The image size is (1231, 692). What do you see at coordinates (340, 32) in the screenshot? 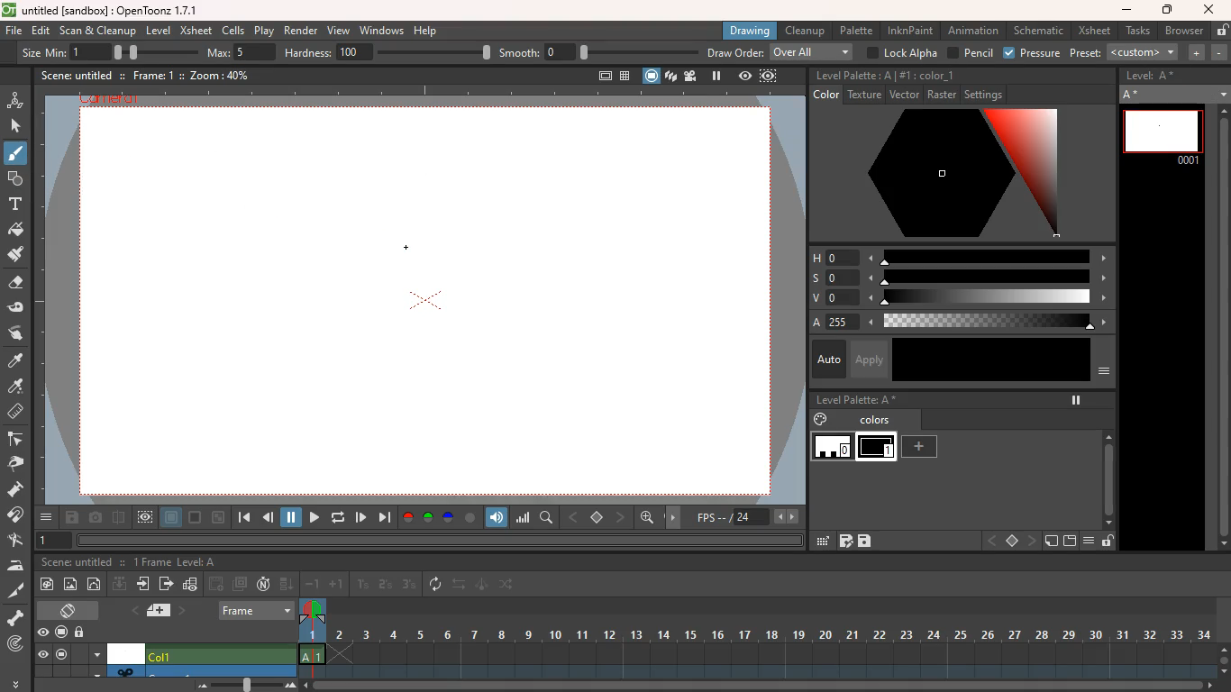
I see `view` at bounding box center [340, 32].